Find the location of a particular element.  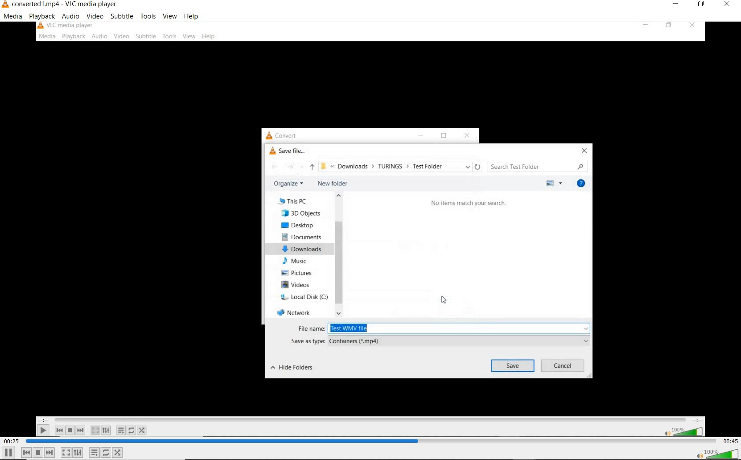

audio is located at coordinates (71, 17).